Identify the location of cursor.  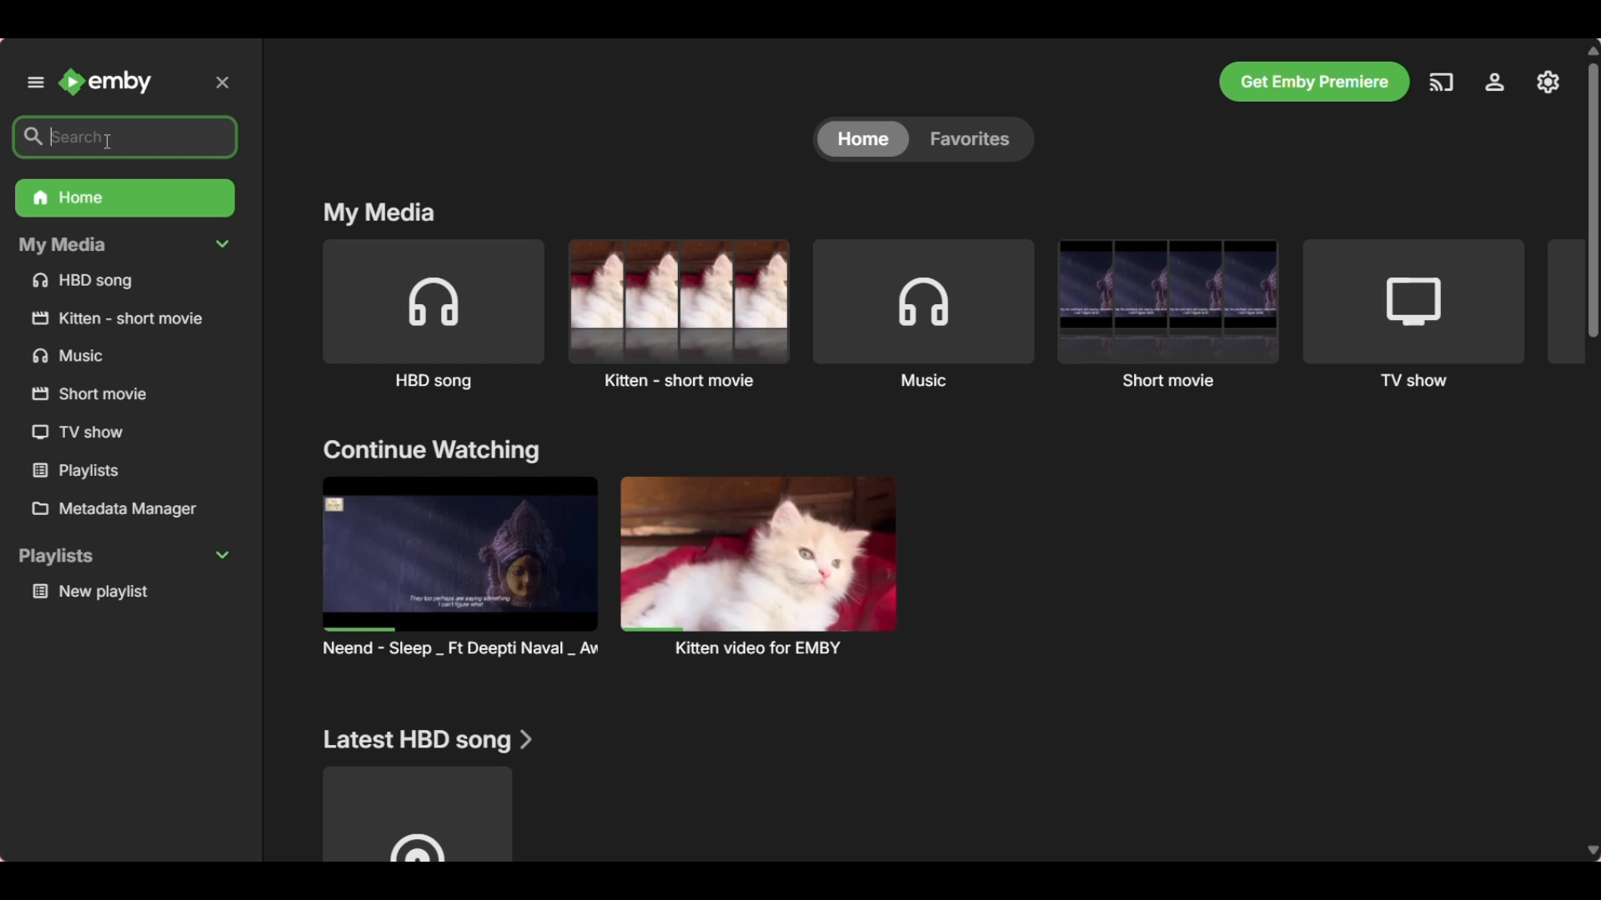
(116, 137).